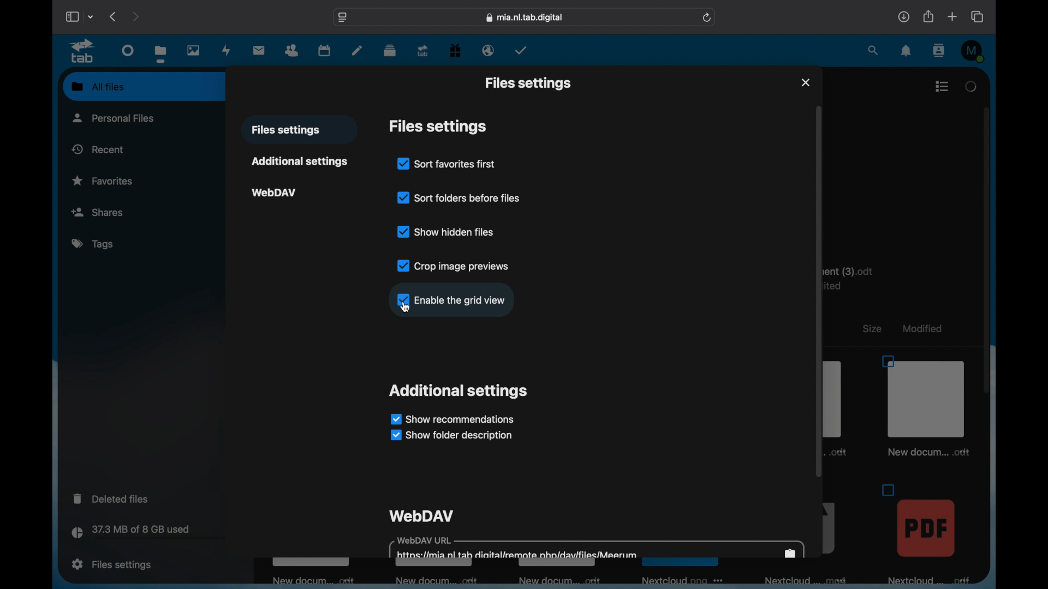  Describe the element at coordinates (952, 16) in the screenshot. I see `new tab` at that location.